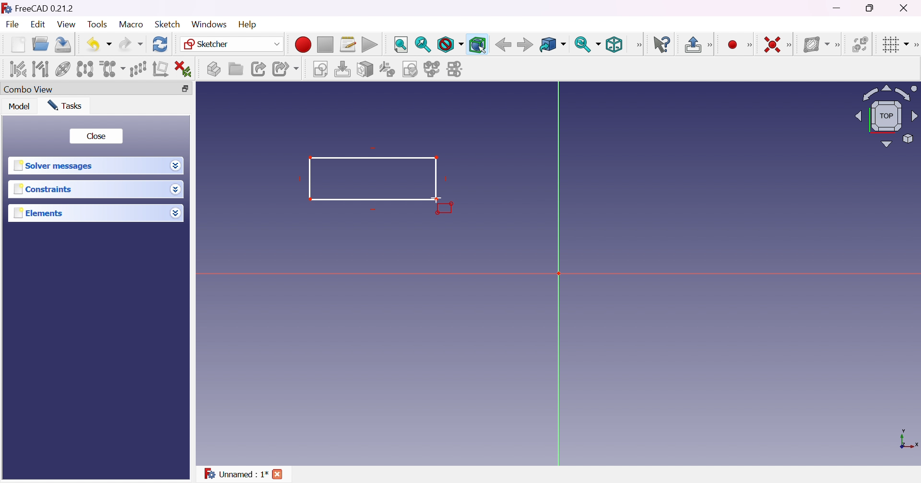 The image size is (921, 483). Describe the element at coordinates (65, 105) in the screenshot. I see `Tasks` at that location.